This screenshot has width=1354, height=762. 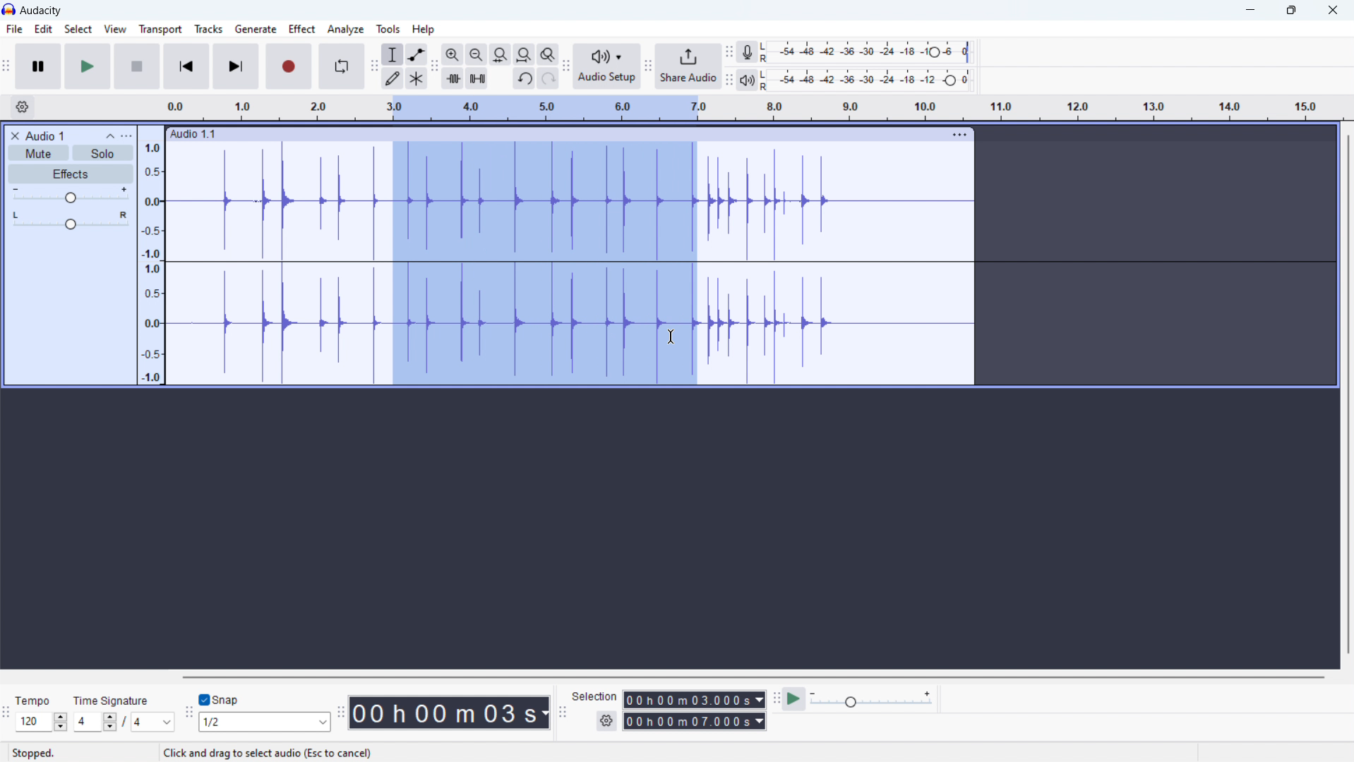 I want to click on tools, so click(x=388, y=28).